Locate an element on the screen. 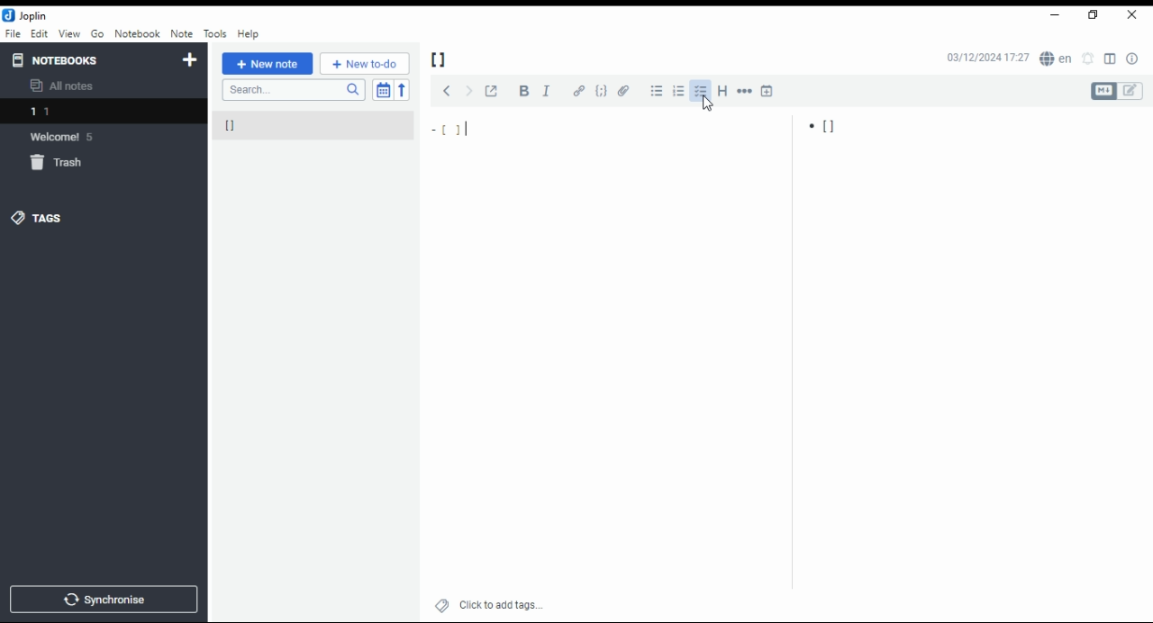  note properties is located at coordinates (1132, 59).